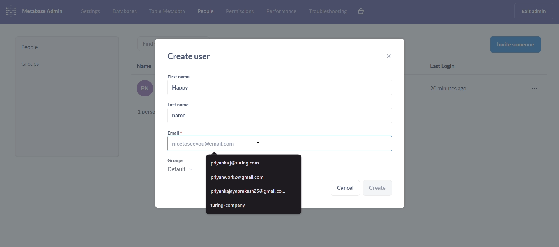  I want to click on create user, so click(192, 56).